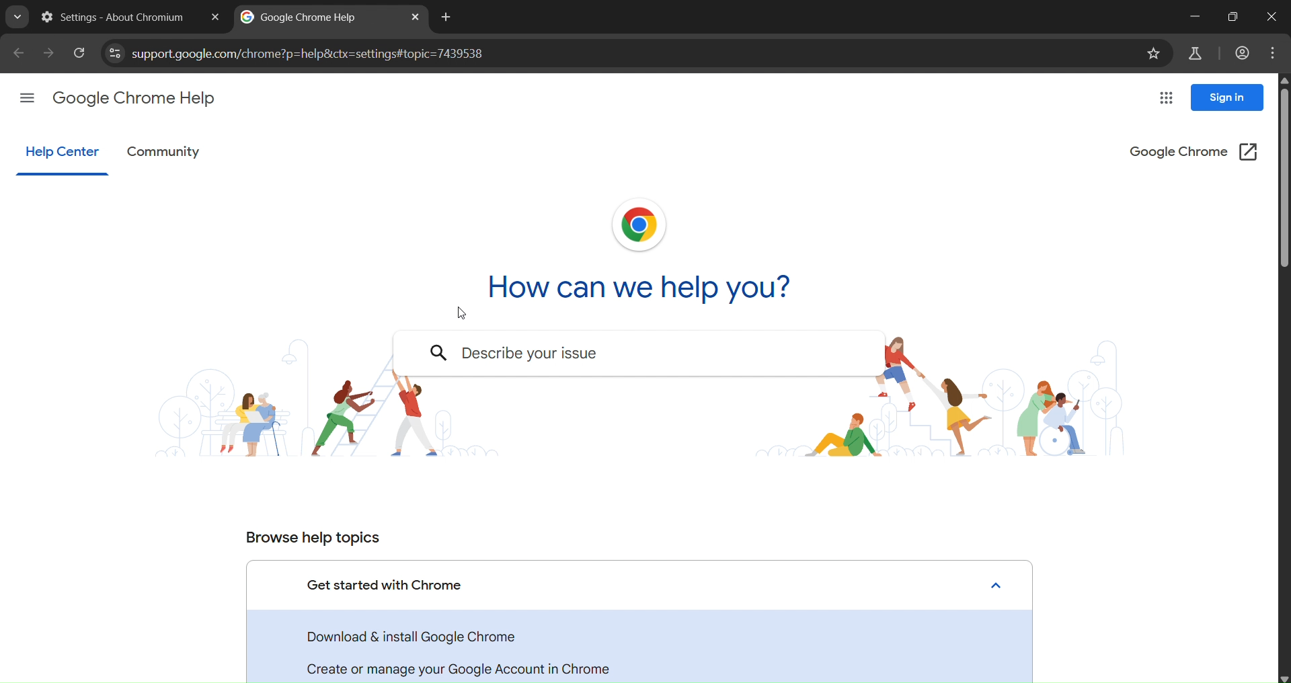 Image resolution: width=1291 pixels, height=683 pixels. Describe the element at coordinates (949, 398) in the screenshot. I see `image` at that location.